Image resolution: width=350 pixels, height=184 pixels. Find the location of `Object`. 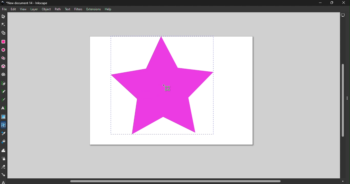

Object is located at coordinates (46, 9).